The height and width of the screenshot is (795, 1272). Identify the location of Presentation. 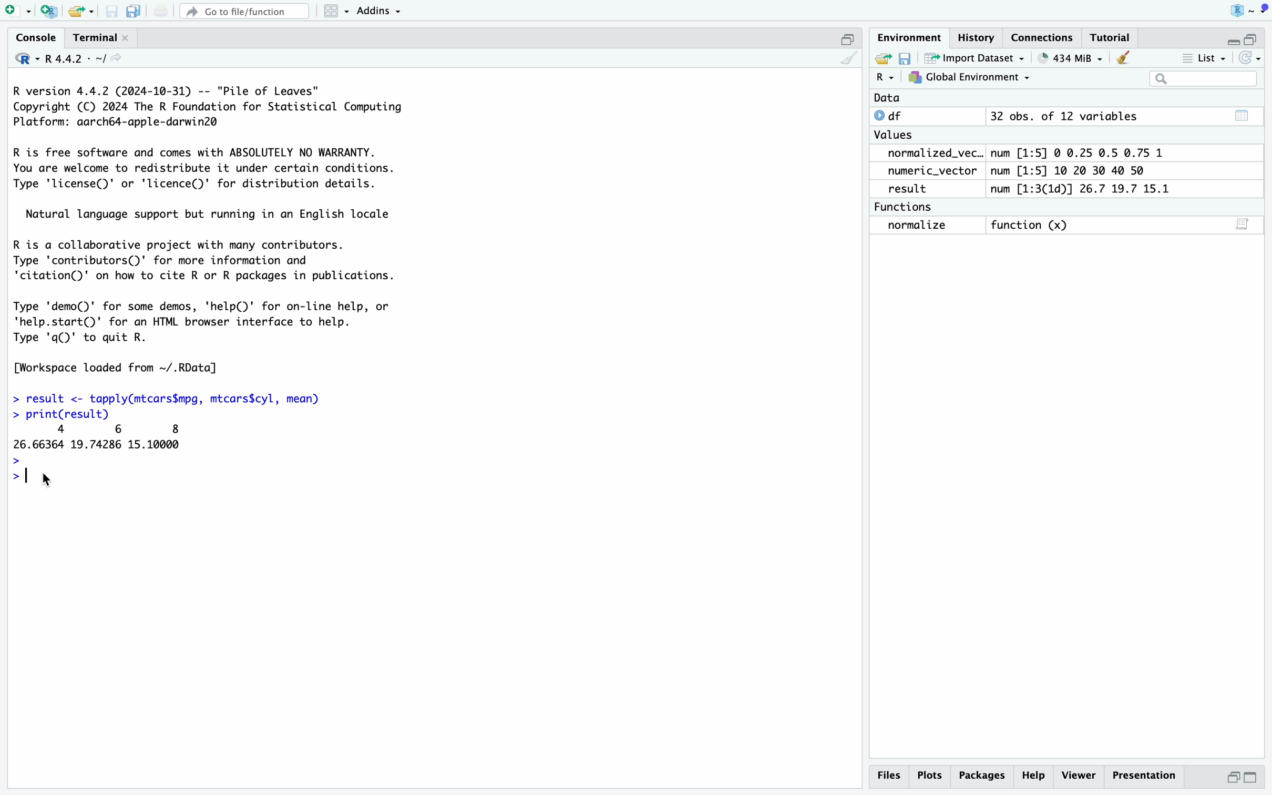
(1144, 776).